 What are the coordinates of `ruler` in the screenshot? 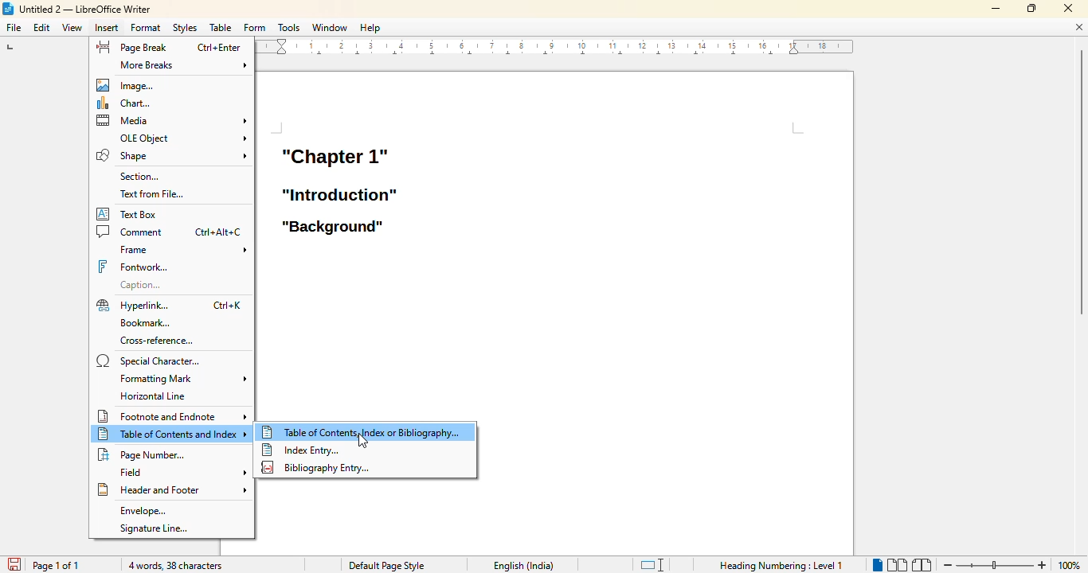 It's located at (555, 47).